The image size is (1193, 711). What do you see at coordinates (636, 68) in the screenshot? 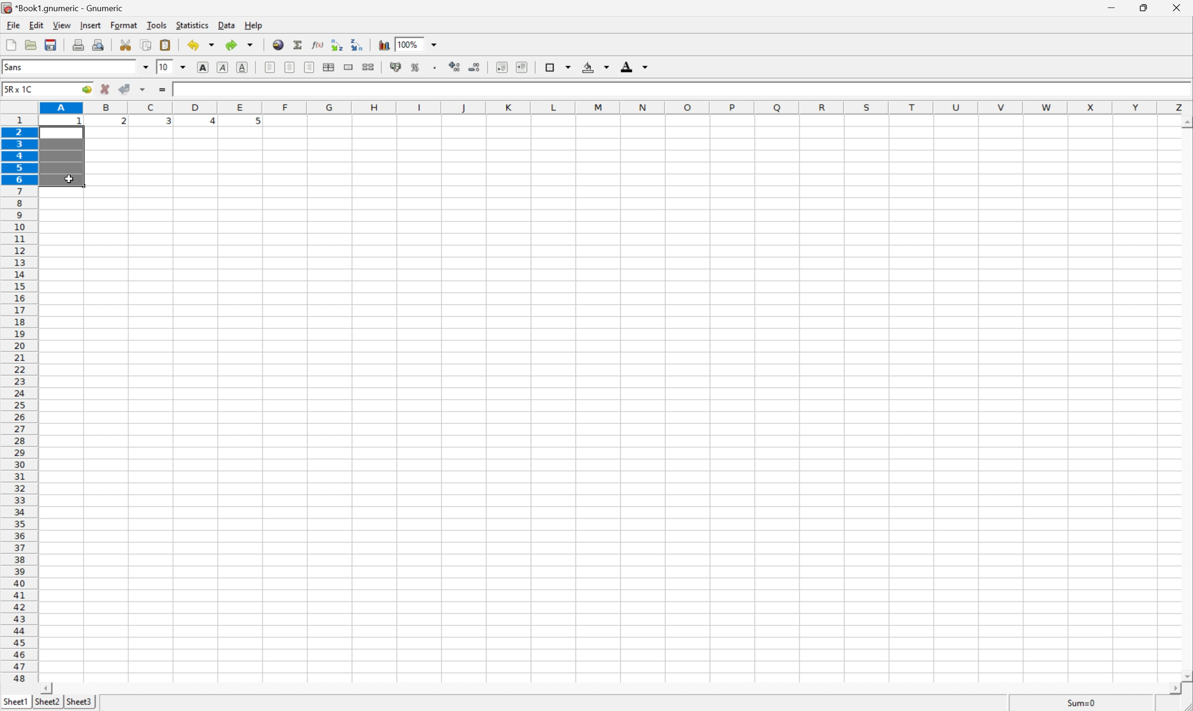
I see `foreground` at bounding box center [636, 68].